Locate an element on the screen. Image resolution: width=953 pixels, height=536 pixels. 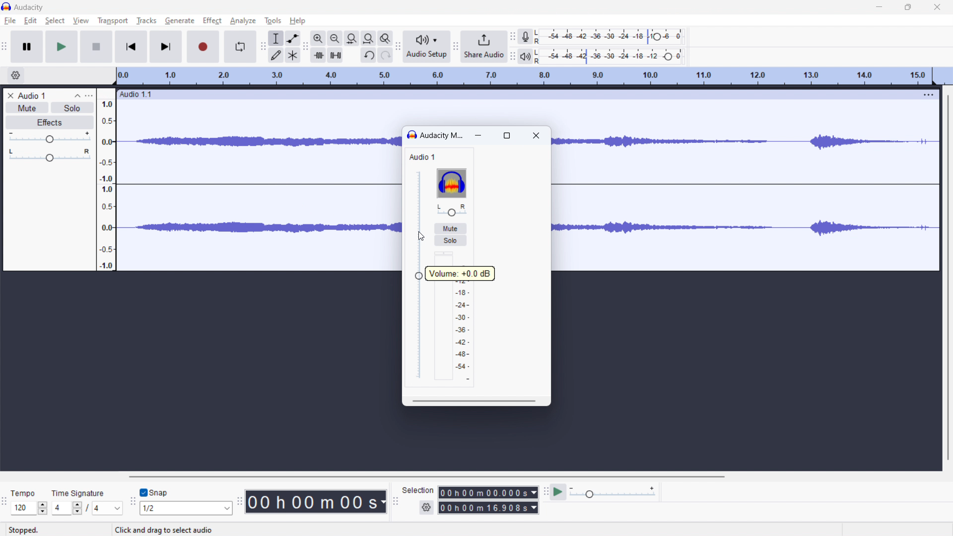
select tempo is located at coordinates (29, 508).